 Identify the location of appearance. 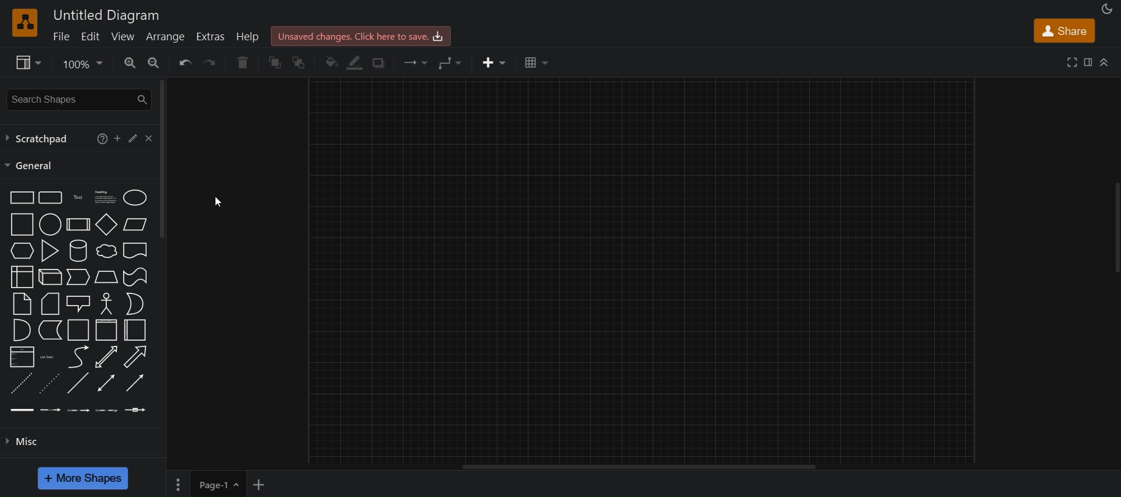
(1107, 8).